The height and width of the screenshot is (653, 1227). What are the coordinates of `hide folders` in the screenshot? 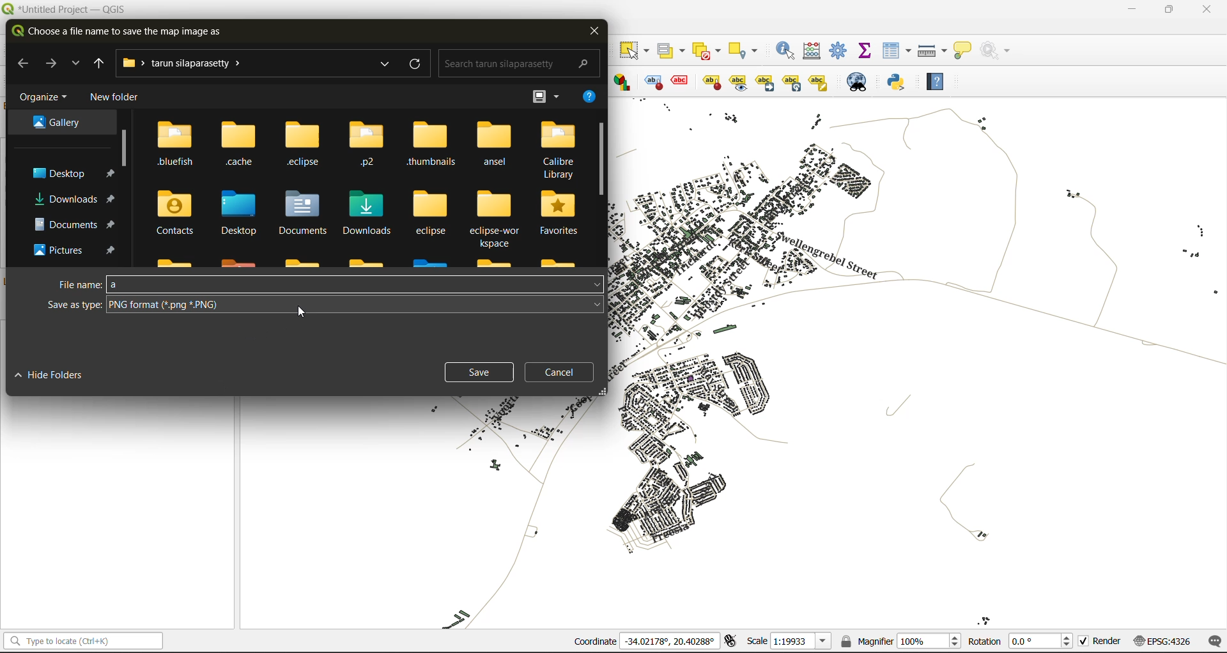 It's located at (59, 377).